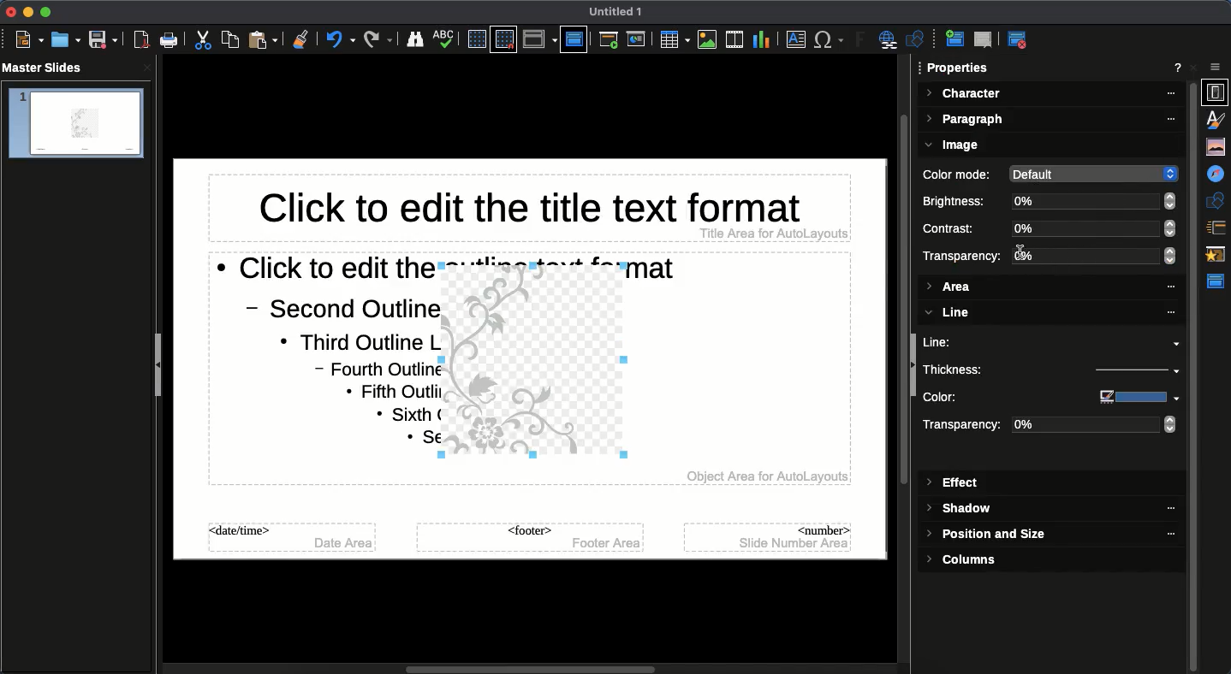 The image size is (1231, 674). I want to click on horizontal Scroll bar, so click(534, 666).